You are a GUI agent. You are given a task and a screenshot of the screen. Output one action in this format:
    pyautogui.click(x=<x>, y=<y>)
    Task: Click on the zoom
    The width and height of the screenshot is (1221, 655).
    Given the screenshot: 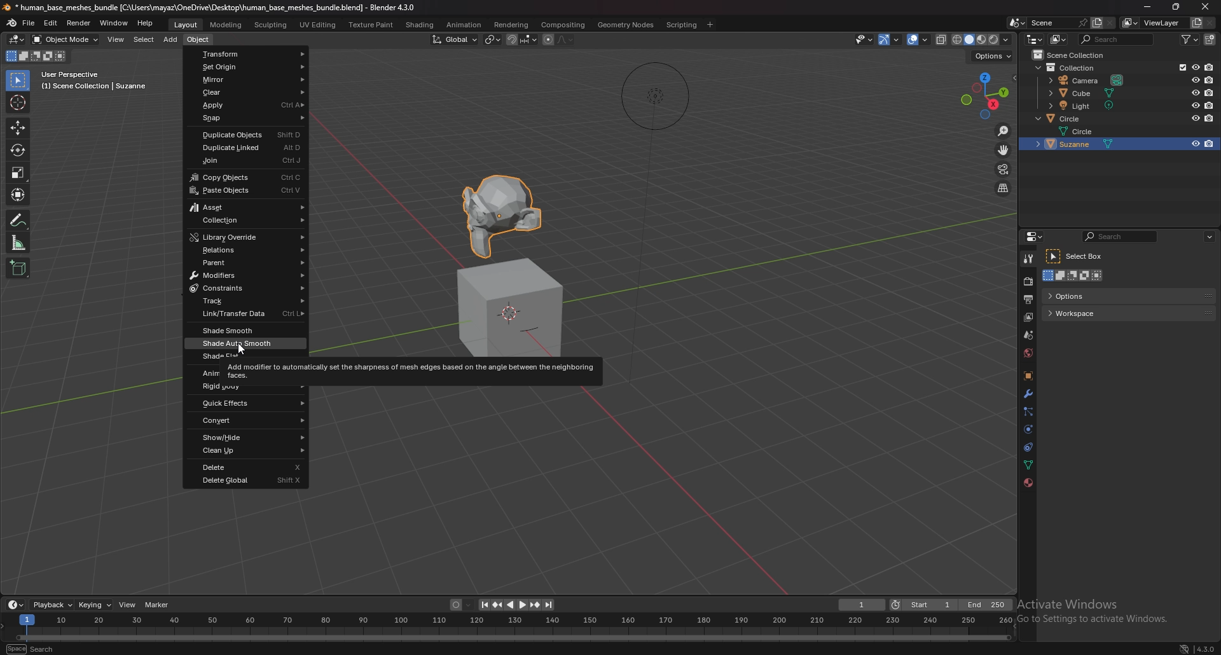 What is the action you would take?
    pyautogui.click(x=1004, y=131)
    